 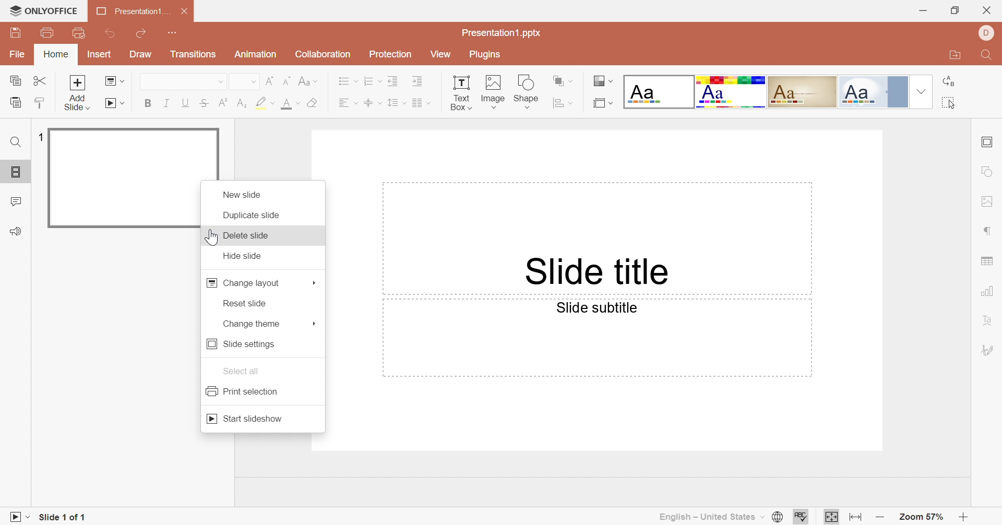 What do you see at coordinates (705, 518) in the screenshot?
I see `English - United States` at bounding box center [705, 518].